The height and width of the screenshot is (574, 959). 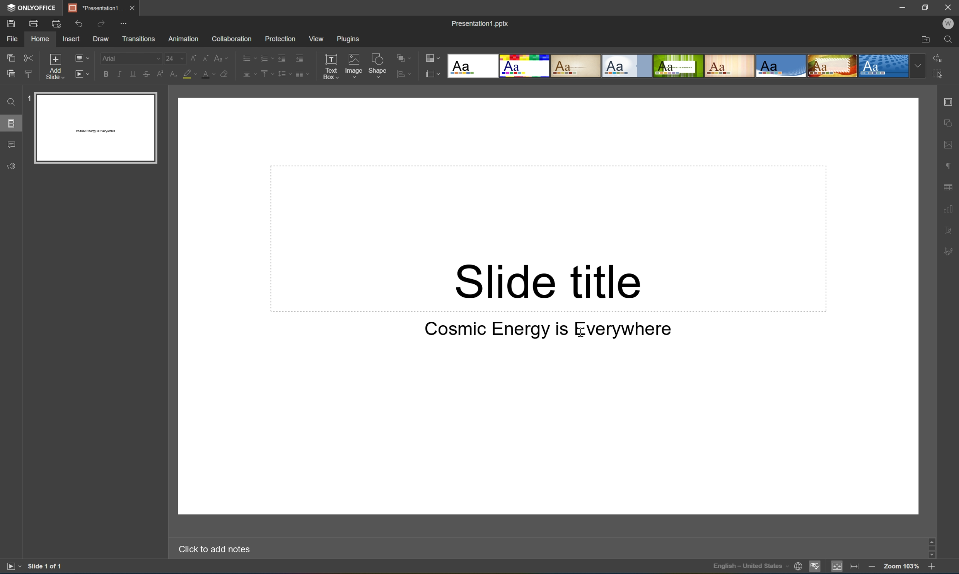 What do you see at coordinates (56, 23) in the screenshot?
I see `Quick print` at bounding box center [56, 23].